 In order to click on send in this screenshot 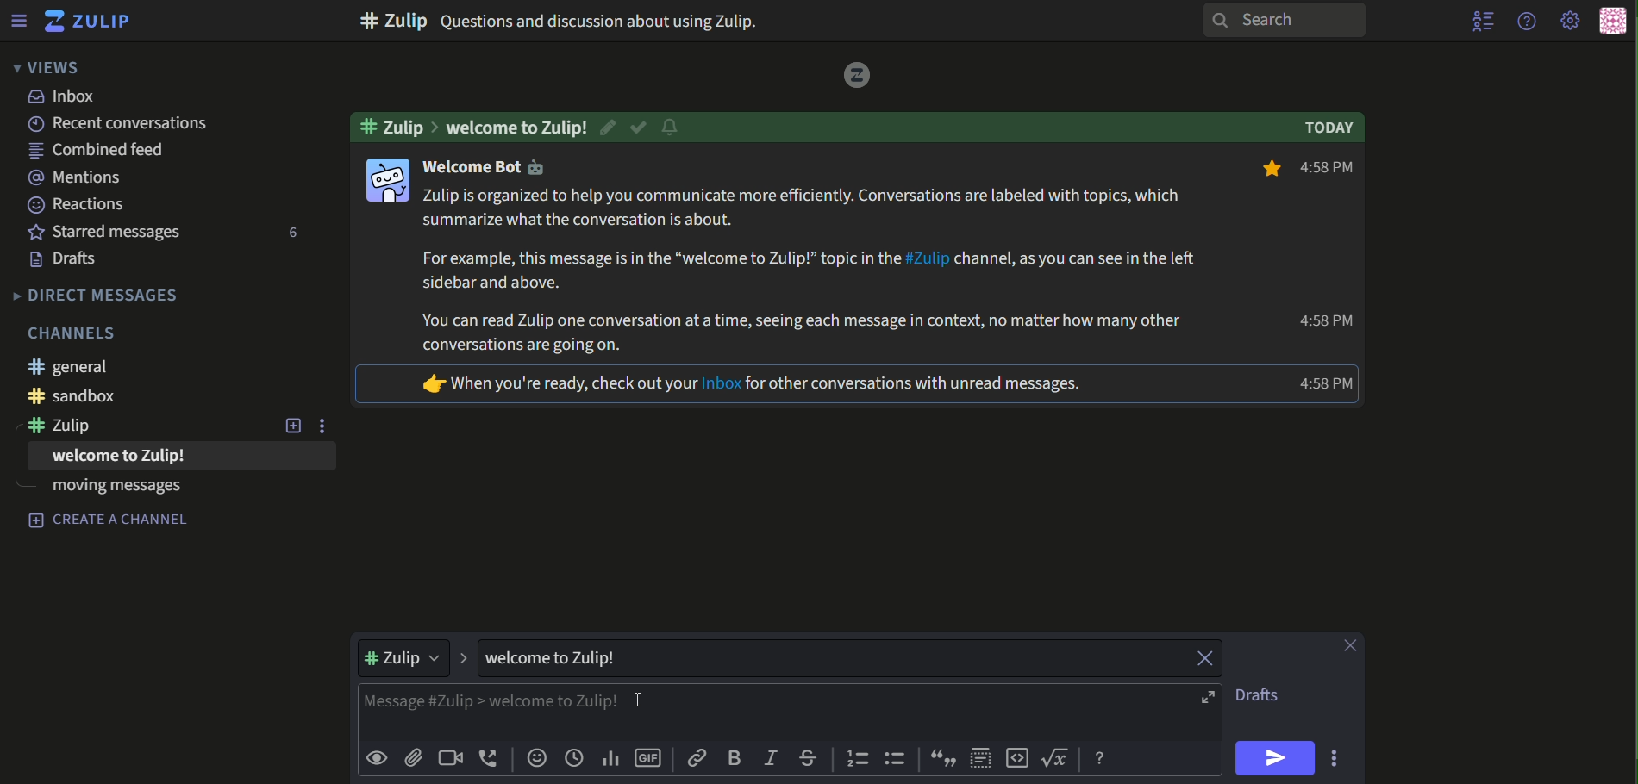, I will do `click(1277, 758)`.